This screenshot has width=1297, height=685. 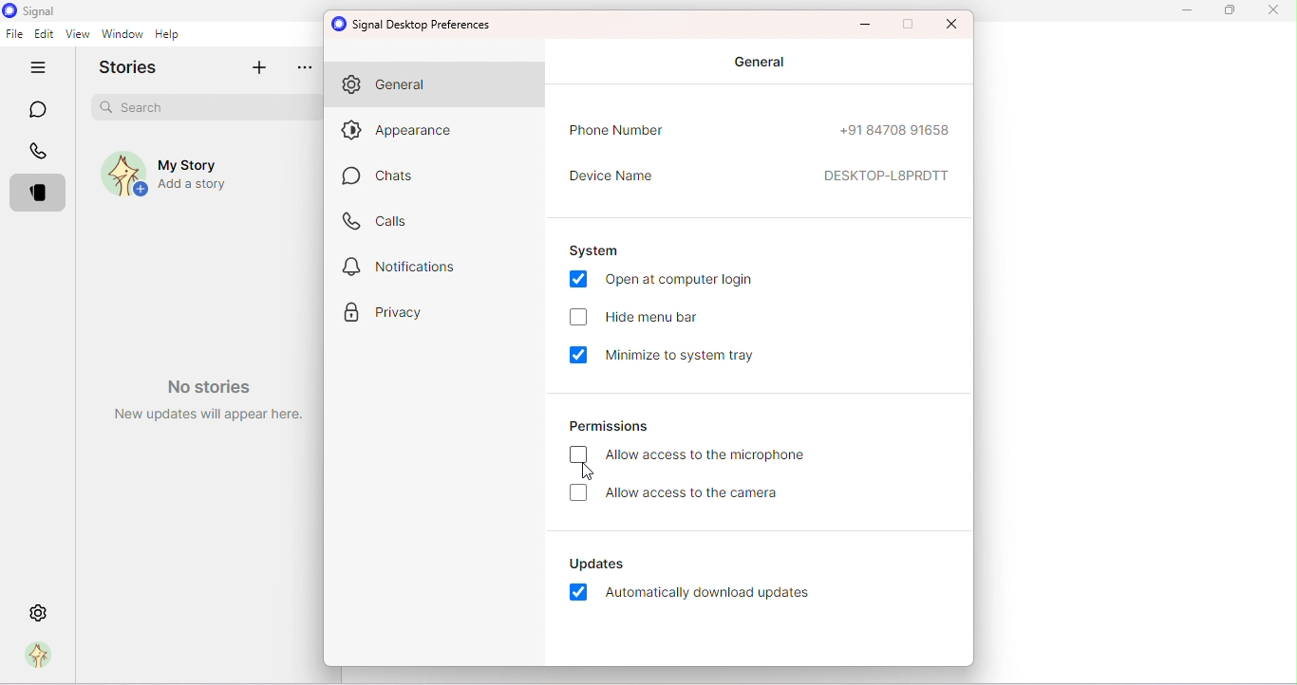 I want to click on Minimize, so click(x=1186, y=12).